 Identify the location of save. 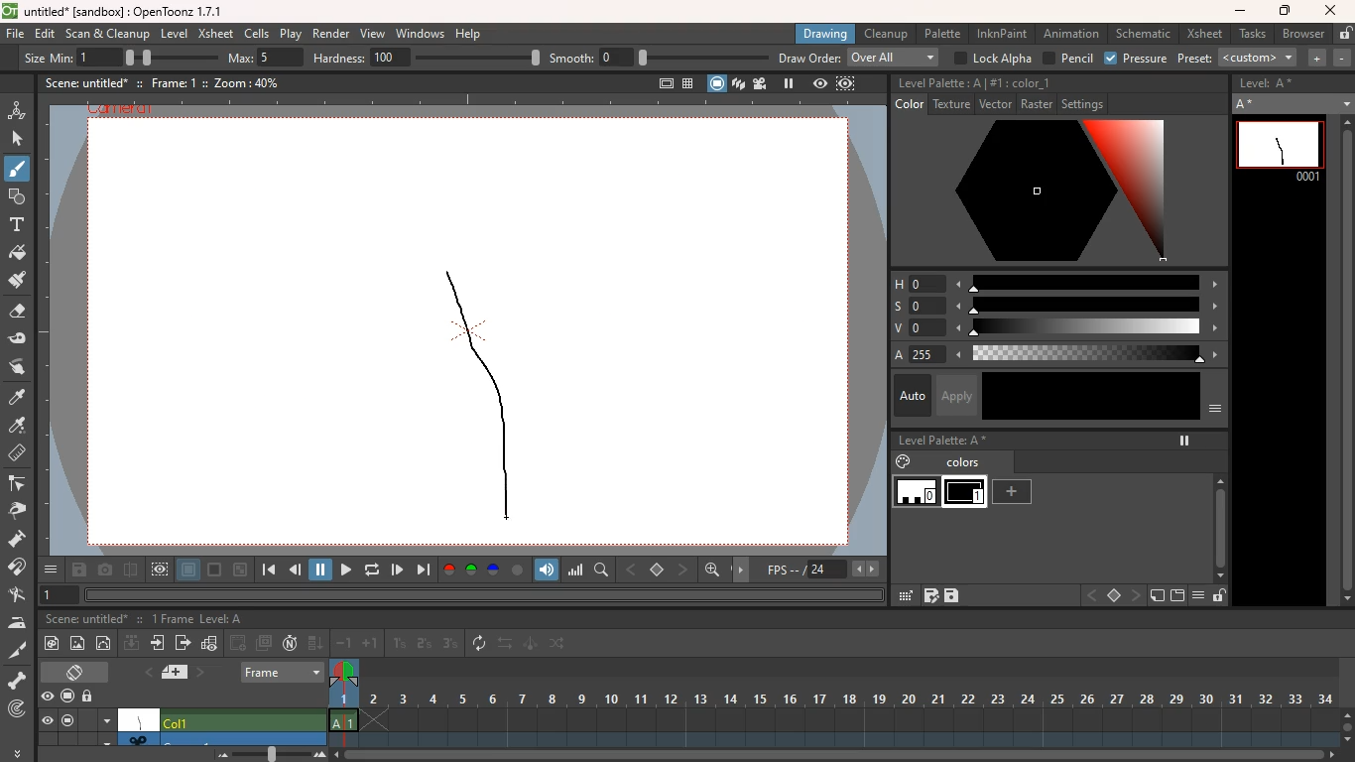
(78, 571).